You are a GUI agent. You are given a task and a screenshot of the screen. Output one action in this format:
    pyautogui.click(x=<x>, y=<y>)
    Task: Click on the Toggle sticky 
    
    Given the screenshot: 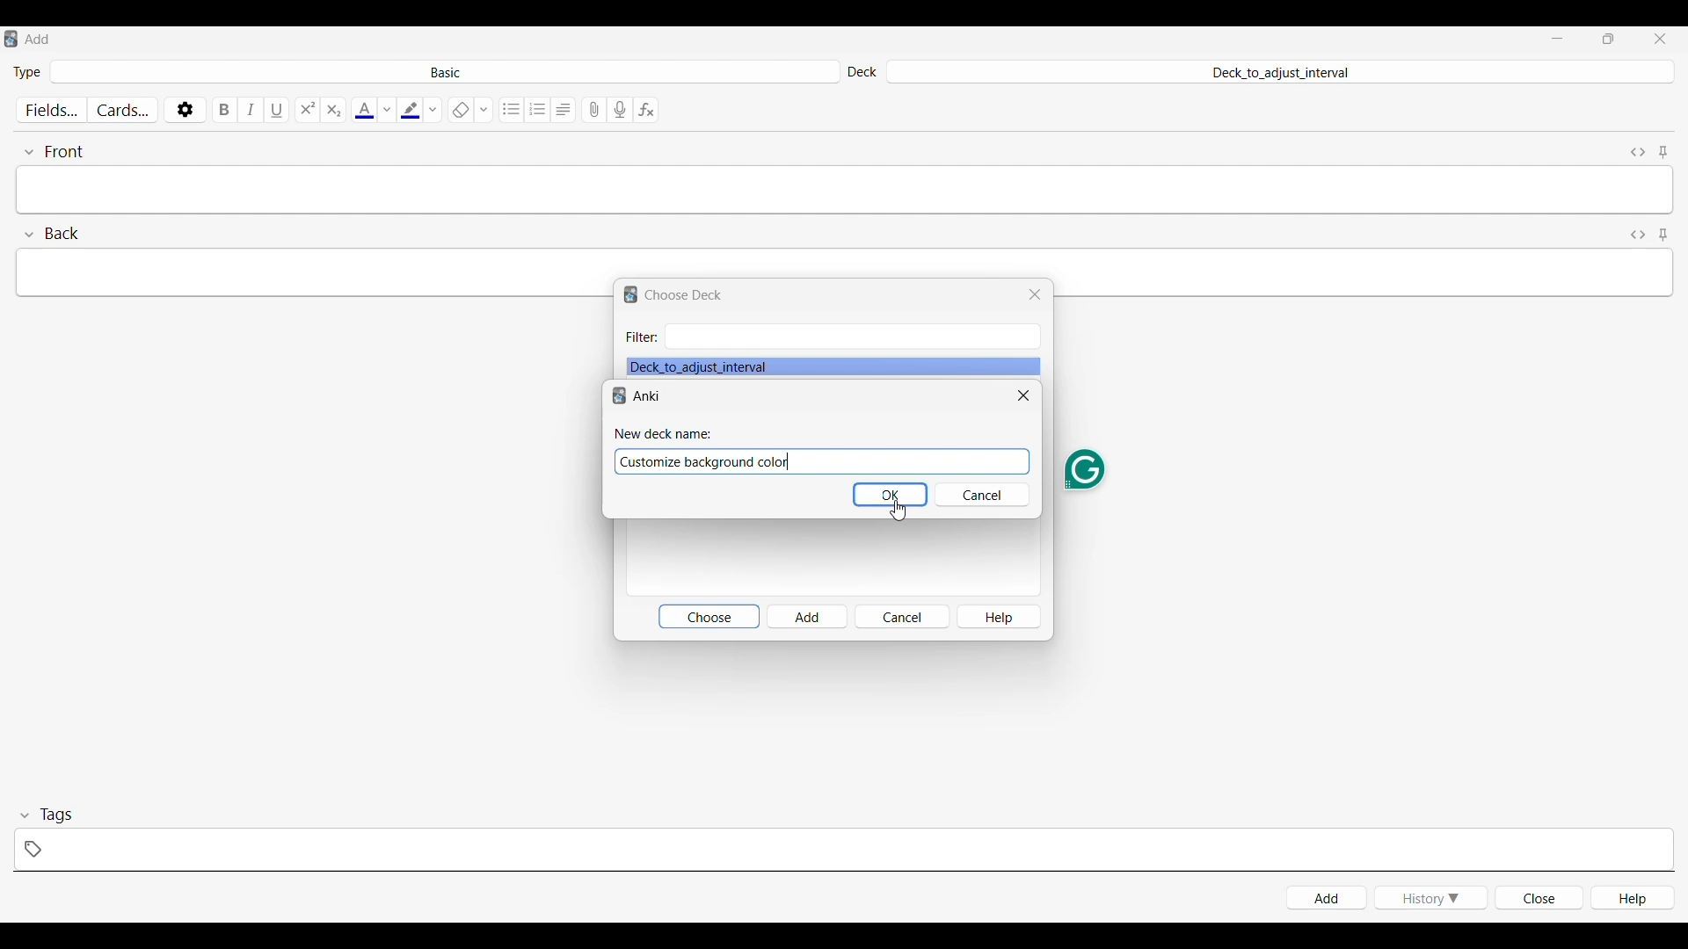 What is the action you would take?
    pyautogui.click(x=1663, y=153)
    